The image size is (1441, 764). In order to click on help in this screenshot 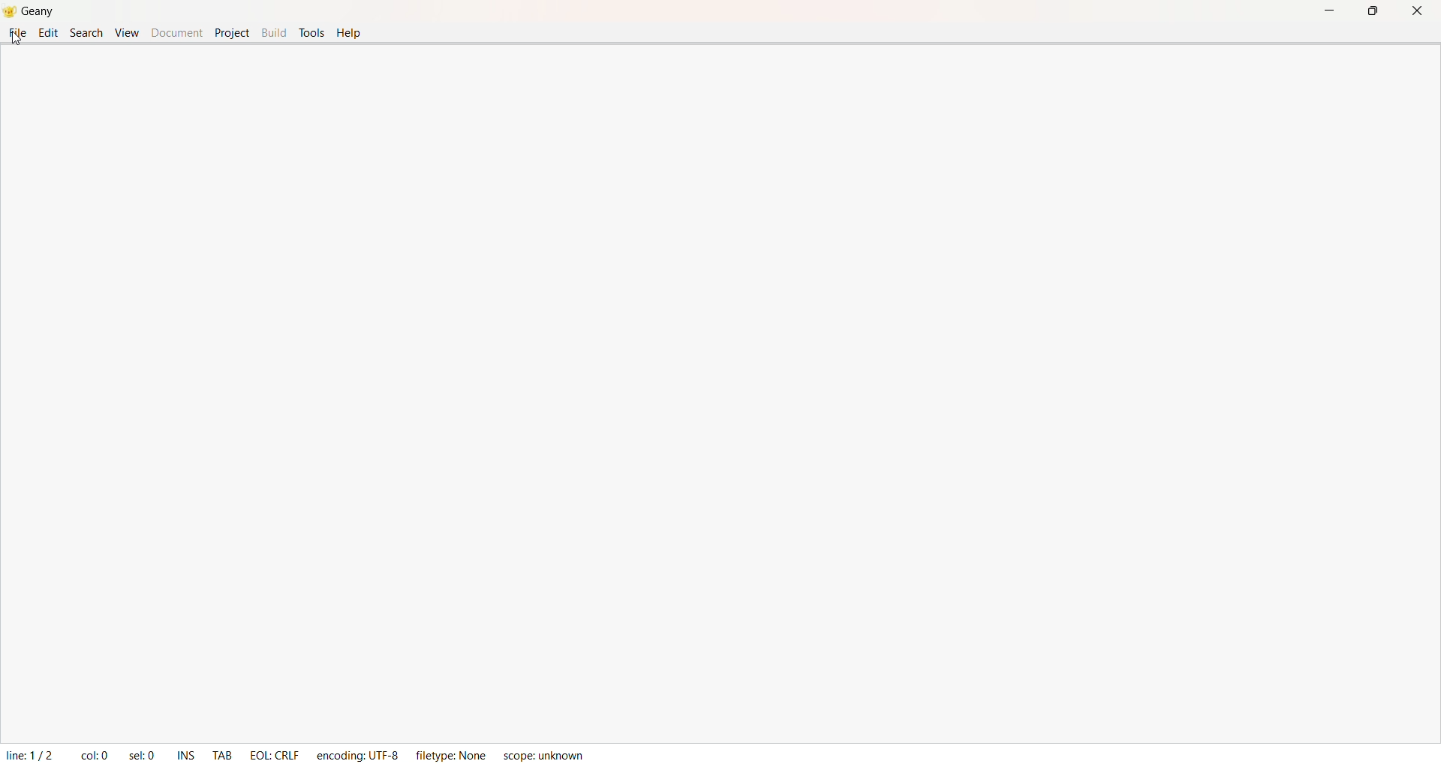, I will do `click(353, 31)`.